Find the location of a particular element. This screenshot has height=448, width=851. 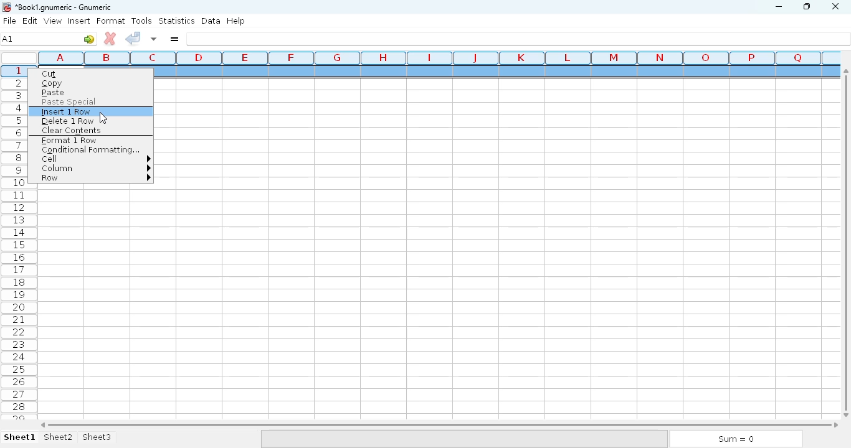

A1 is located at coordinates (7, 39).